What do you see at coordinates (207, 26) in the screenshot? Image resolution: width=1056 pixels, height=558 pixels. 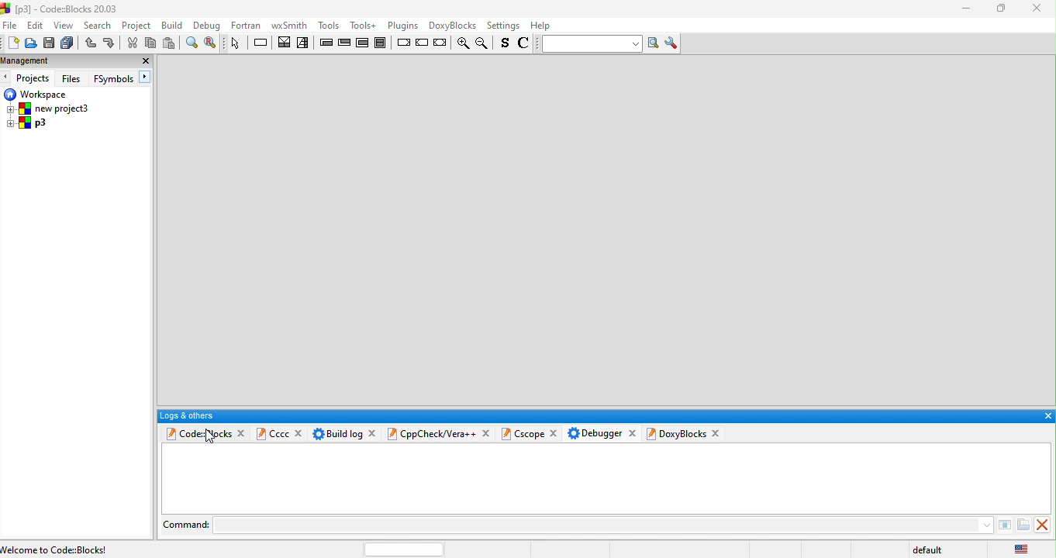 I see `Debug` at bounding box center [207, 26].